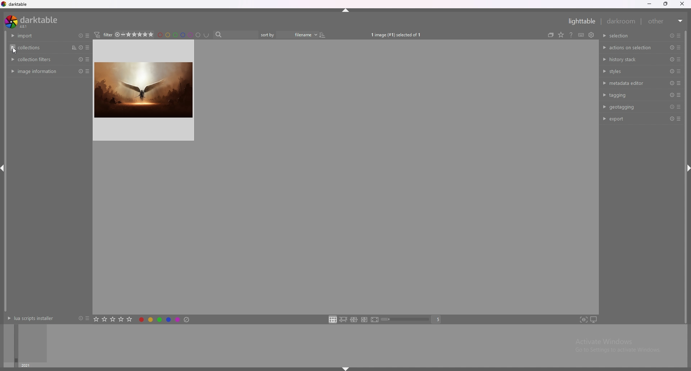 Image resolution: width=691 pixels, height=371 pixels. What do you see at coordinates (666, 21) in the screenshot?
I see `other` at bounding box center [666, 21].